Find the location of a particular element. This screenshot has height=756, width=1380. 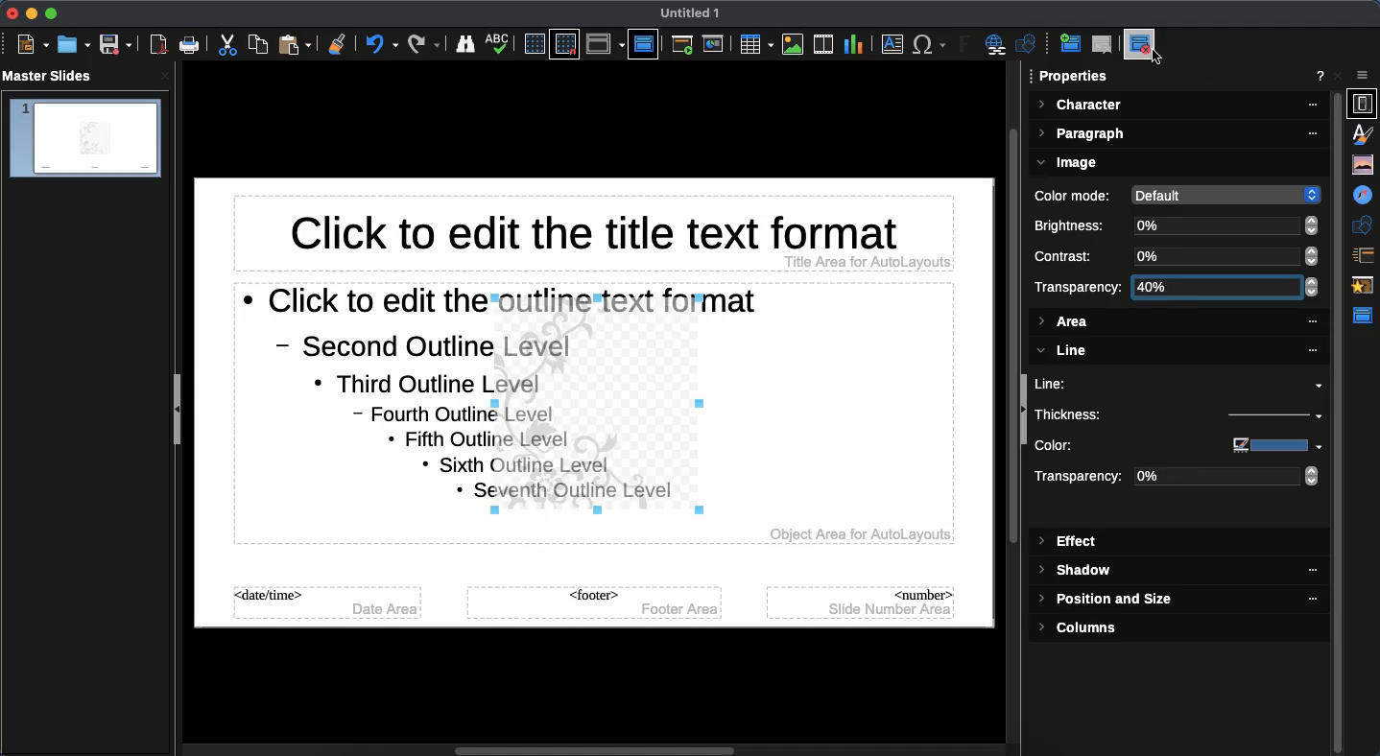

Delete master is located at coordinates (1103, 44).